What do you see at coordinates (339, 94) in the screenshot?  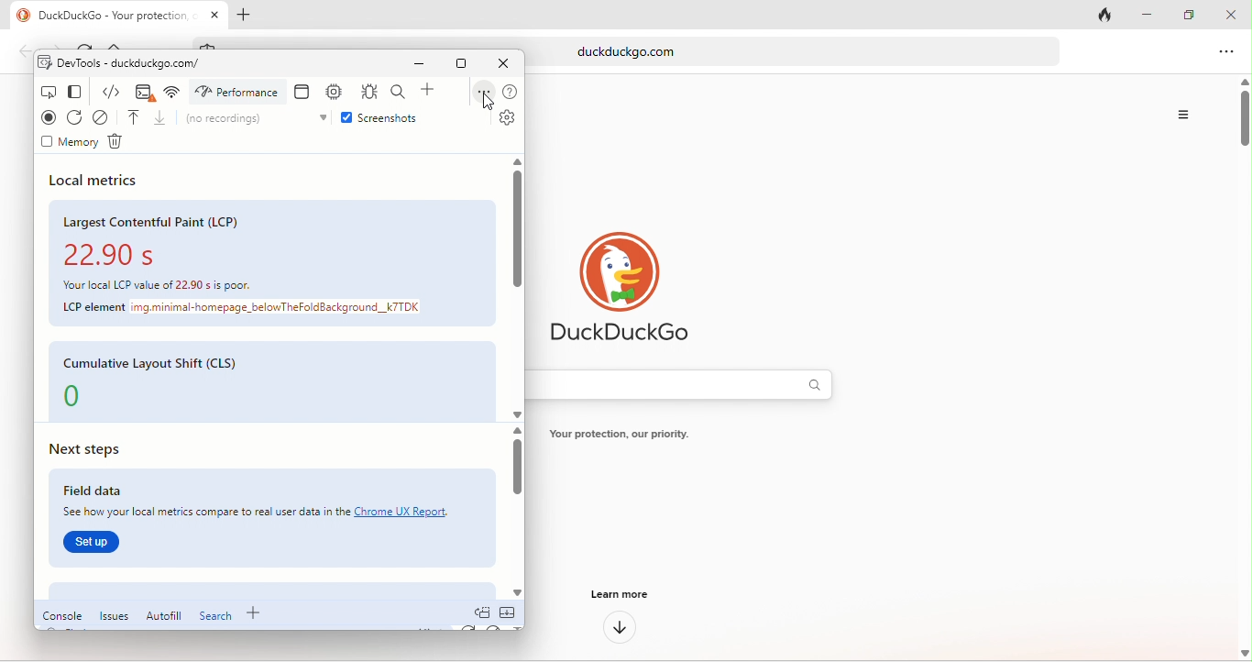 I see `memory` at bounding box center [339, 94].